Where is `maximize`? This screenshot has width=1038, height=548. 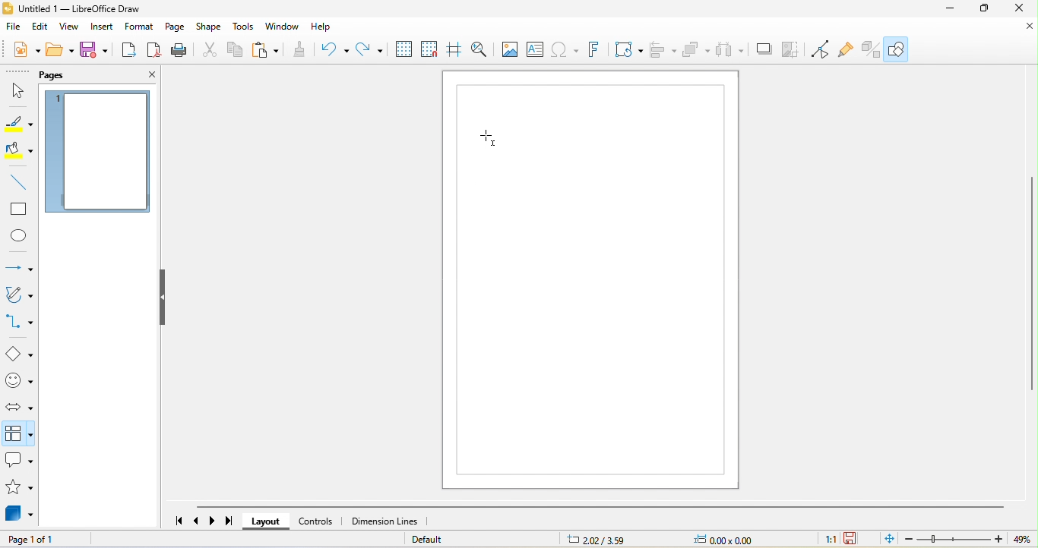
maximize is located at coordinates (986, 11).